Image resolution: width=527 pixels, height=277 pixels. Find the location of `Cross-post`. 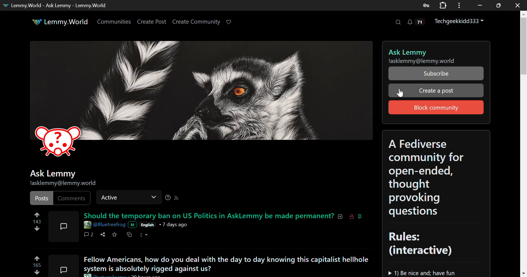

Cross-post is located at coordinates (129, 235).